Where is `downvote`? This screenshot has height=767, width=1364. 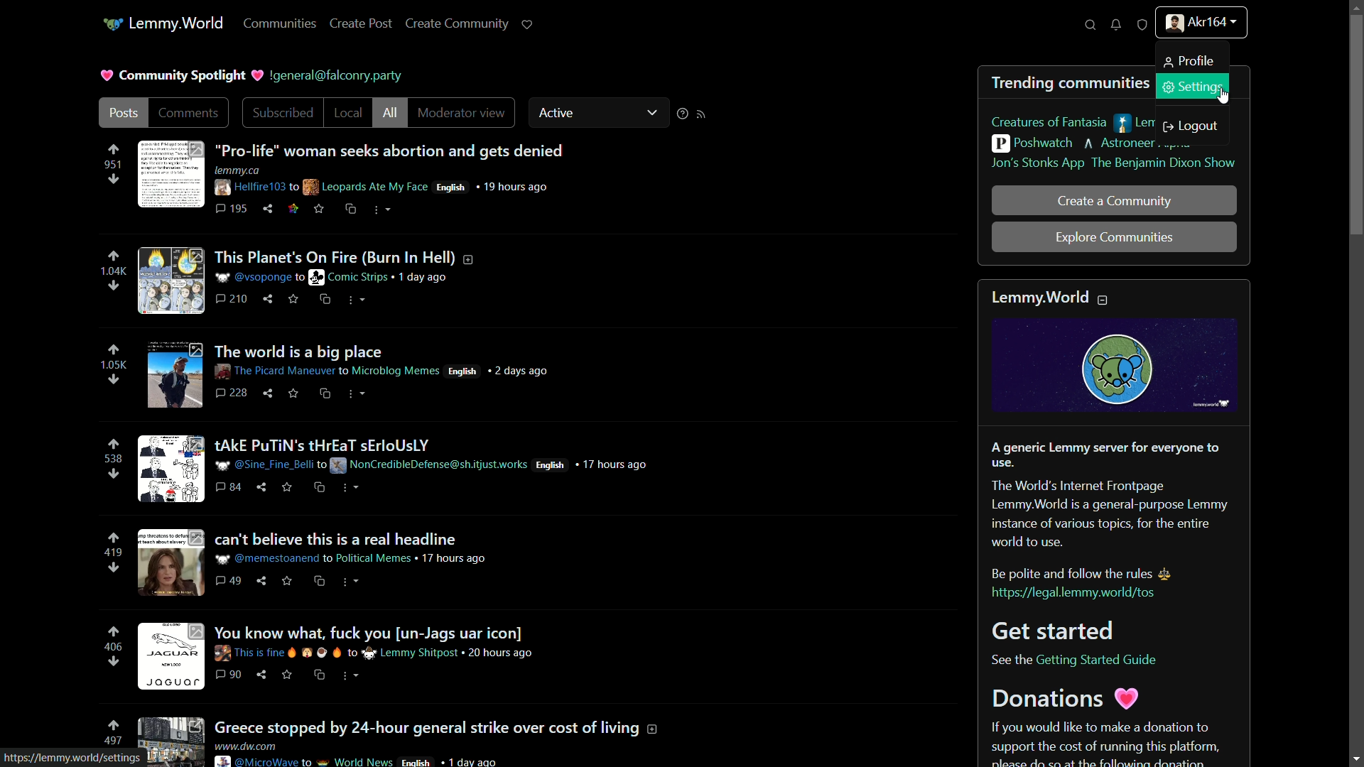
downvote is located at coordinates (116, 475).